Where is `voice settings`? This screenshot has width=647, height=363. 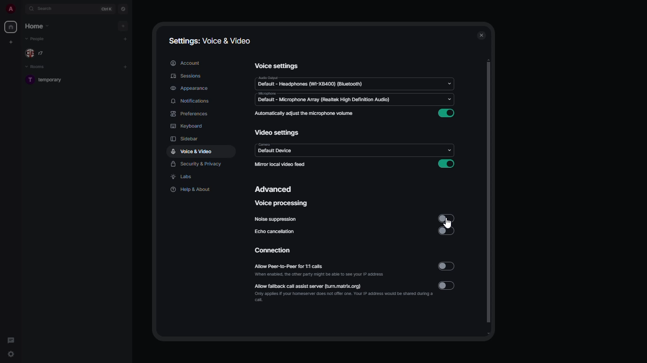
voice settings is located at coordinates (278, 66).